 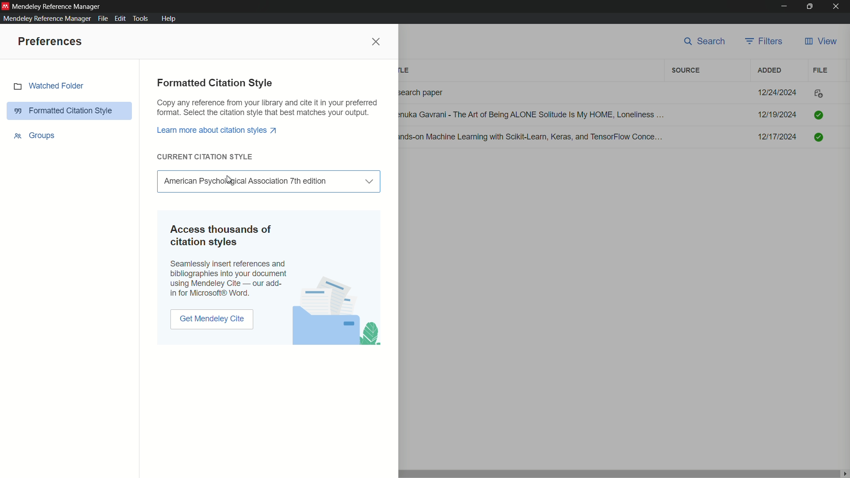 I want to click on added, so click(x=768, y=70).